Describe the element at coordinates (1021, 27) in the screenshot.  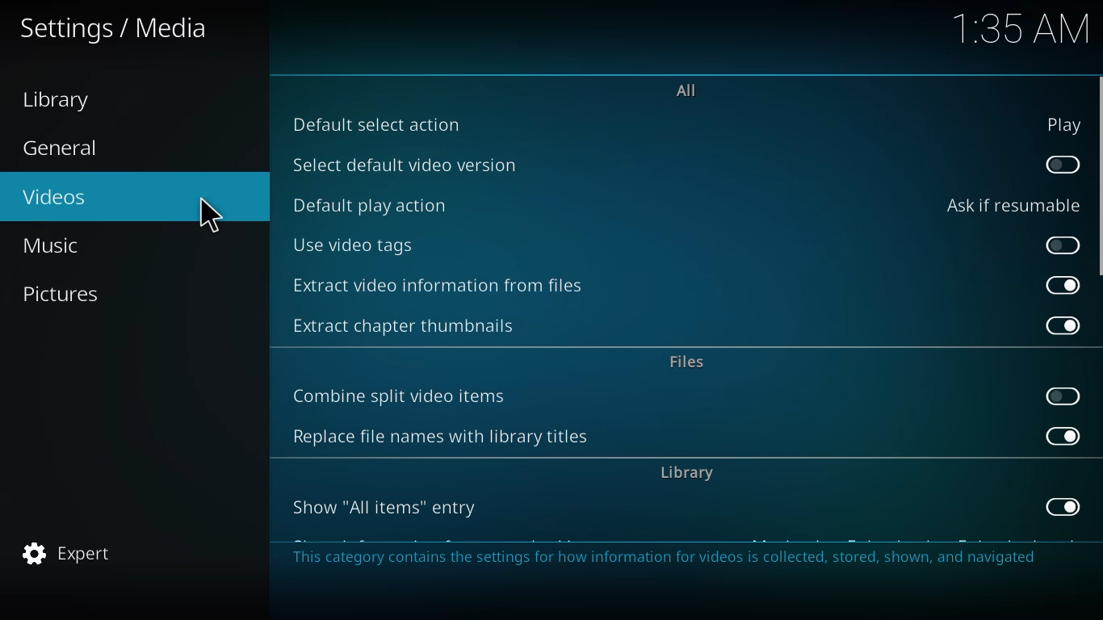
I see `time` at that location.